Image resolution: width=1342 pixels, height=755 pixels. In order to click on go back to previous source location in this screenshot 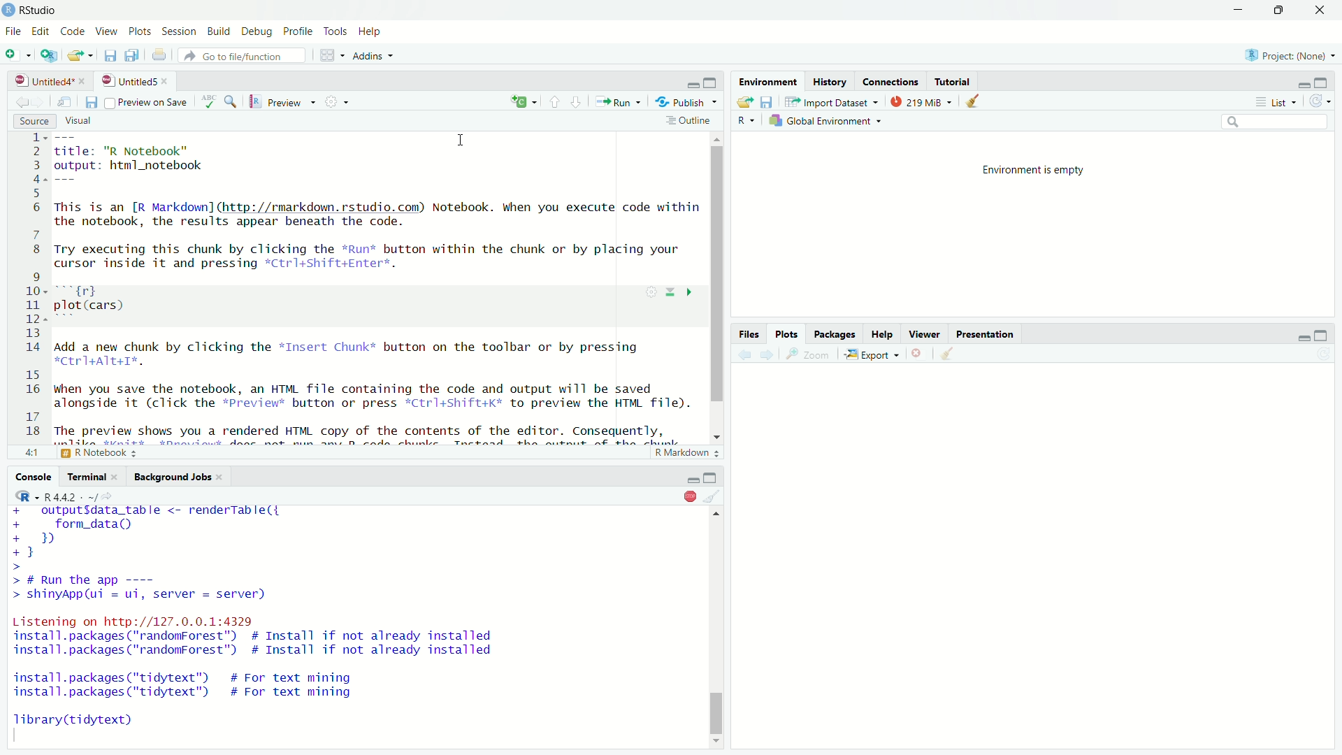, I will do `click(22, 100)`.